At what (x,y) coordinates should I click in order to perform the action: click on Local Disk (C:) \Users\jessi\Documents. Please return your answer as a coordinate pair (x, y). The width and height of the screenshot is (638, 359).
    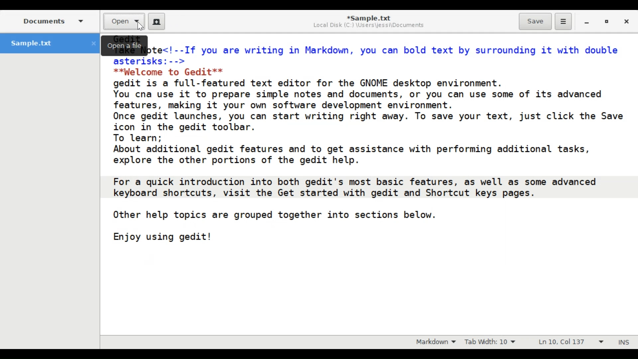
    Looking at the image, I should click on (369, 26).